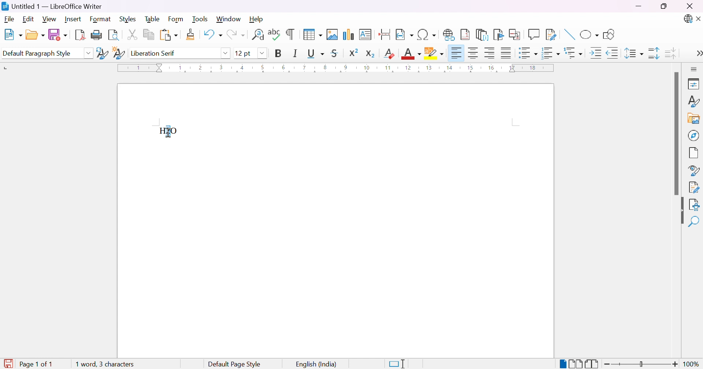 The image size is (703, 369). Describe the element at coordinates (336, 53) in the screenshot. I see `Strikethrough` at that location.